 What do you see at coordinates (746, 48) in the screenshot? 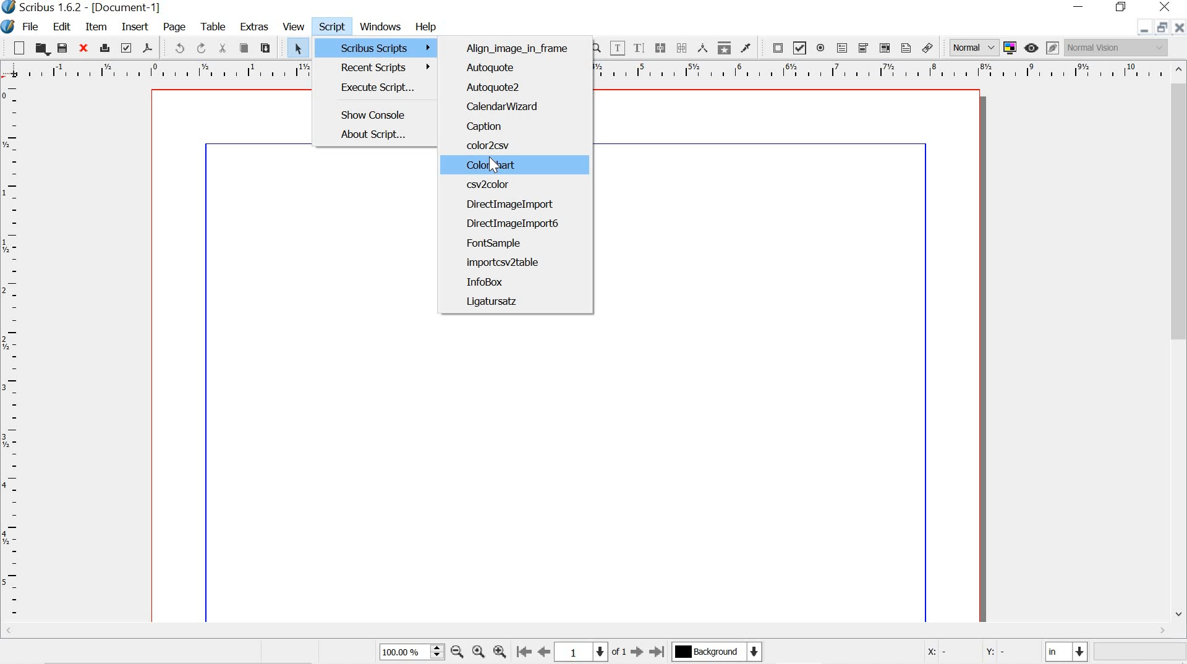
I see `eye dropper` at bounding box center [746, 48].